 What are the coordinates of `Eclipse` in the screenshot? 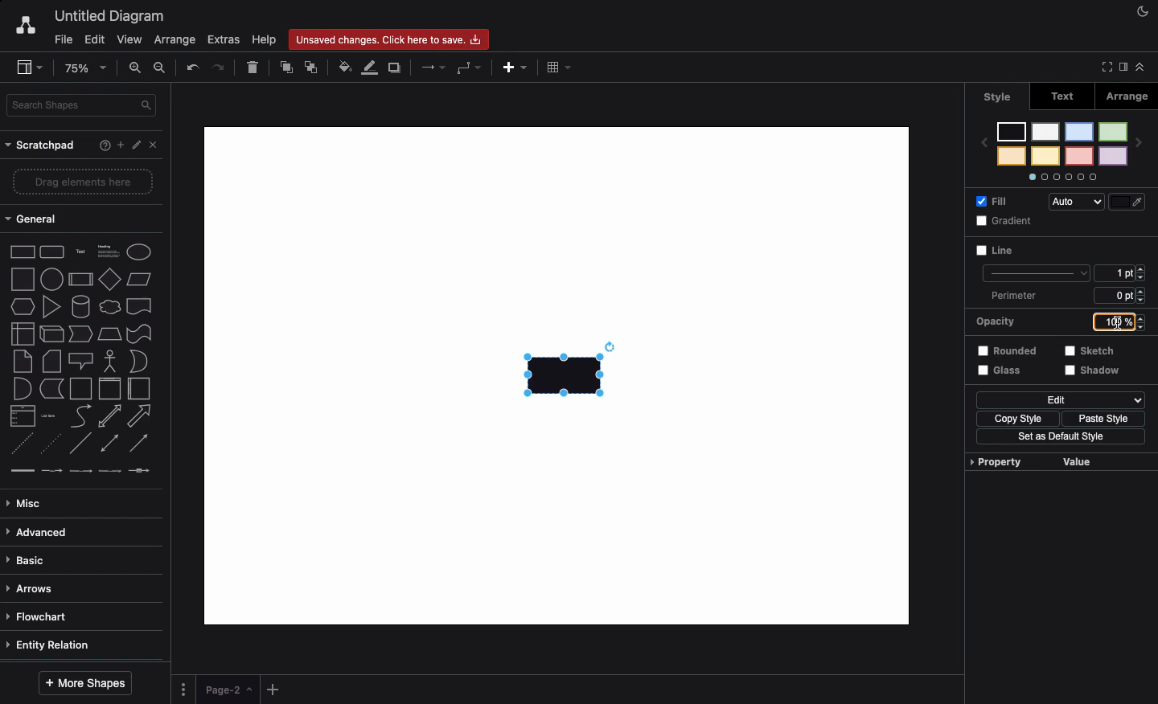 It's located at (139, 252).